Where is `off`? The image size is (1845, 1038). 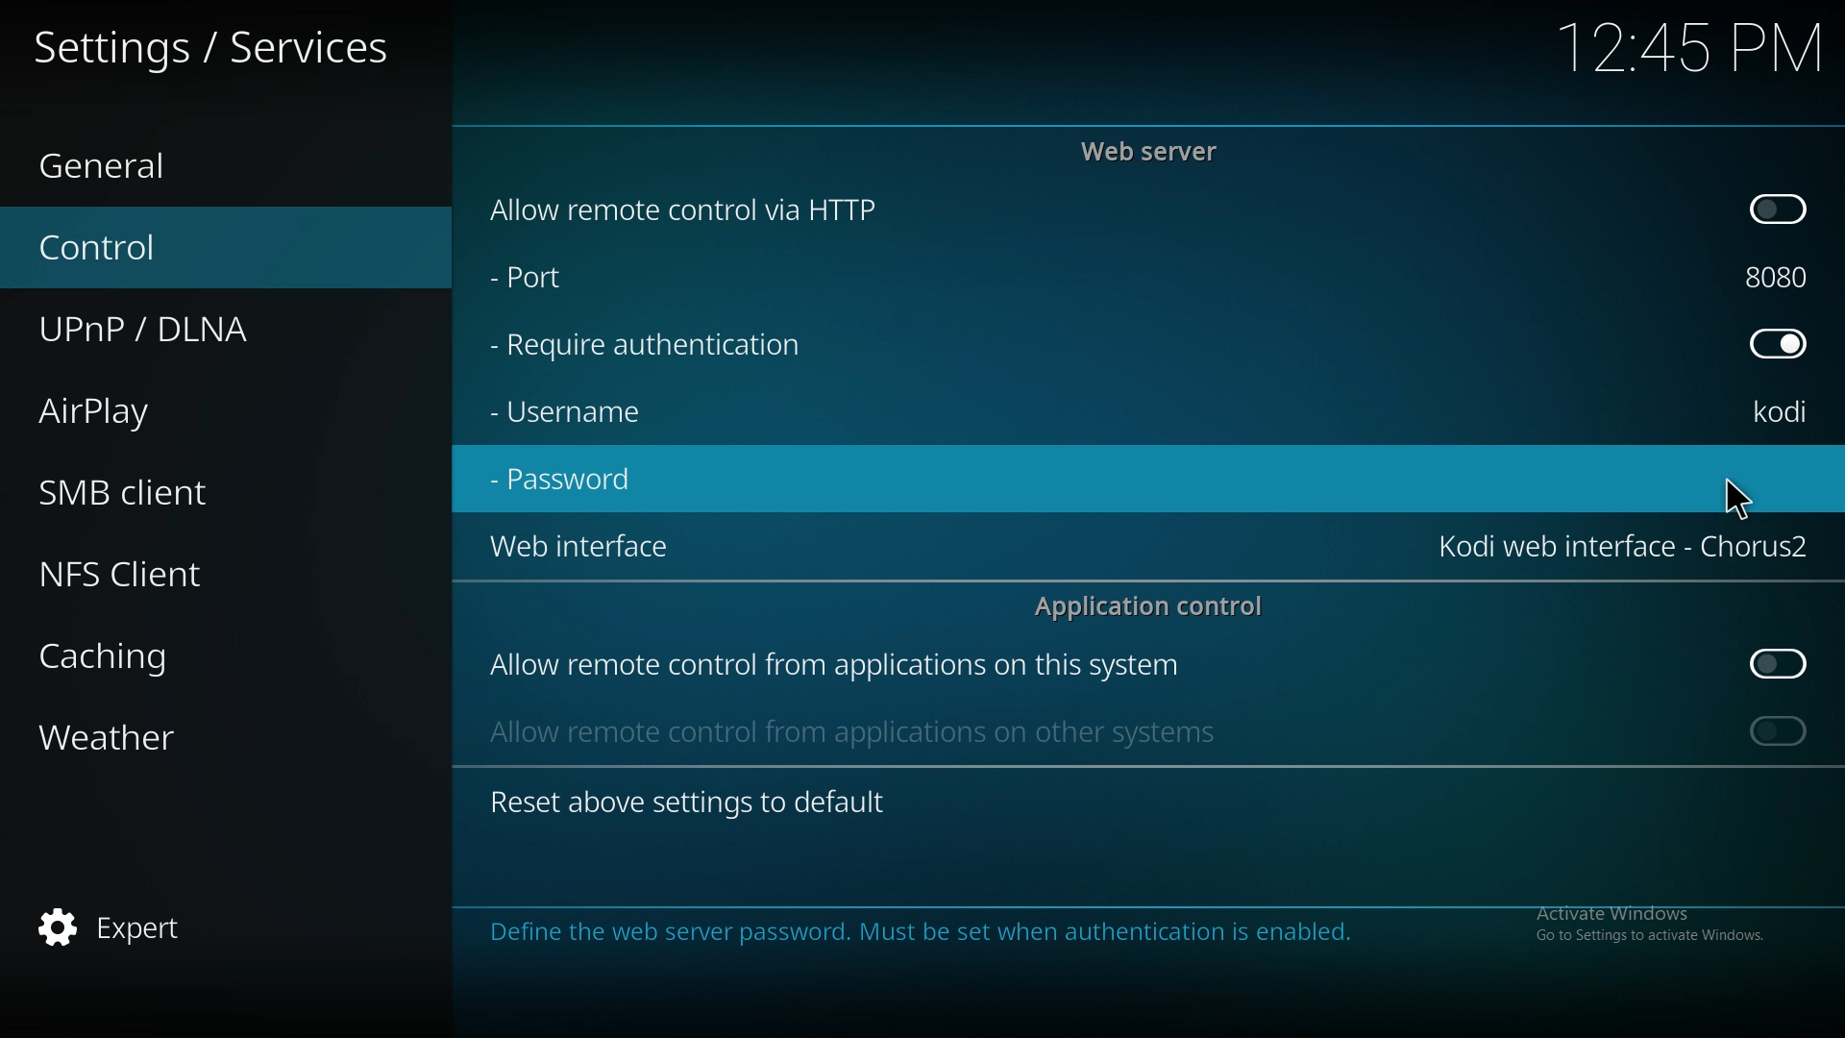
off is located at coordinates (1782, 664).